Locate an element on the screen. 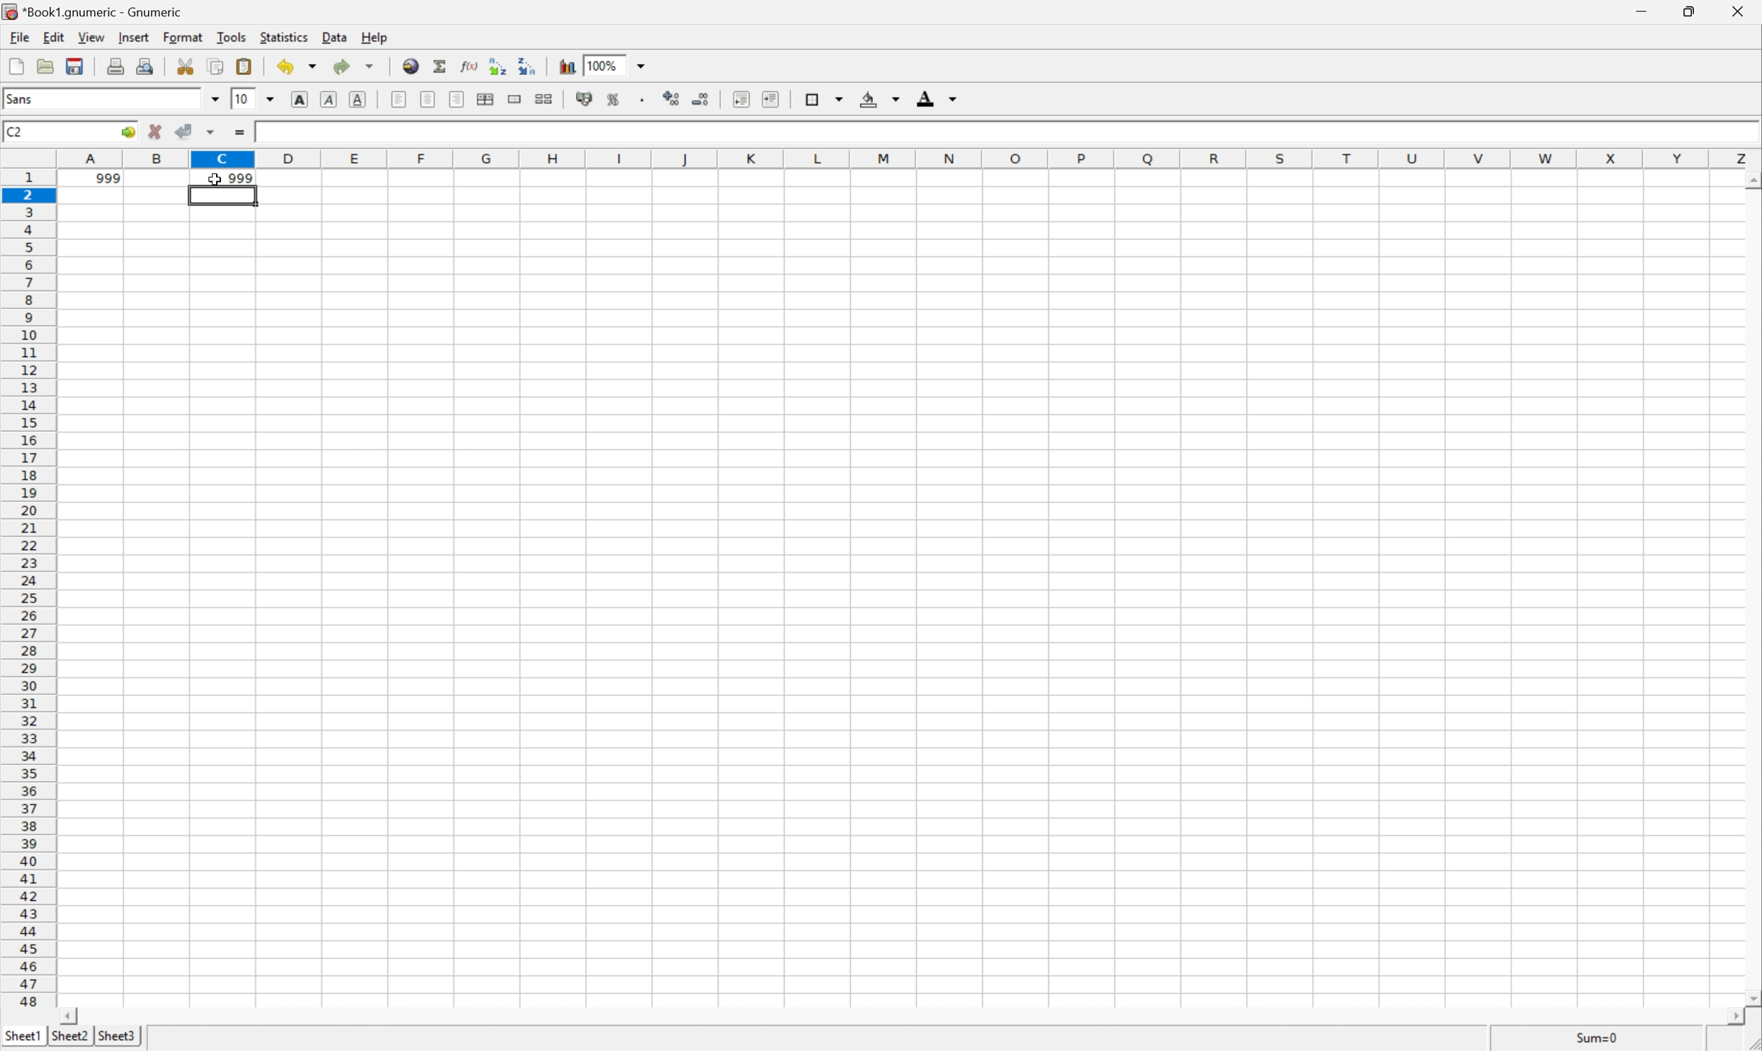 The width and height of the screenshot is (1762, 1051). Align right is located at coordinates (457, 98).